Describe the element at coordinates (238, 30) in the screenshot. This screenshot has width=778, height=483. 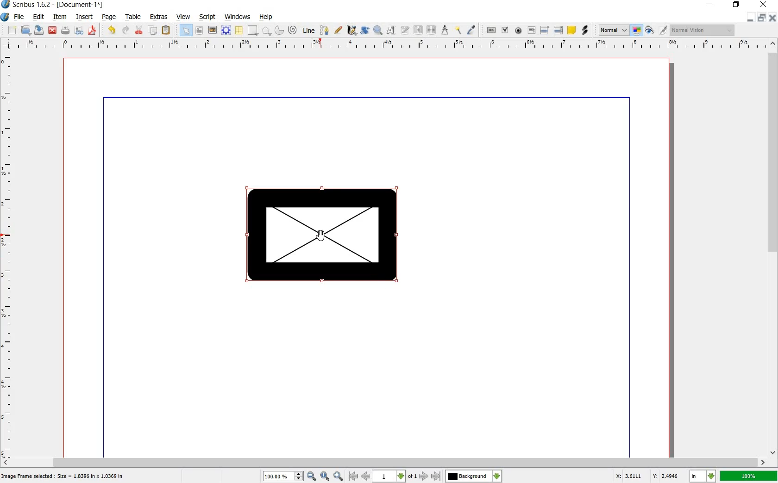
I see `table` at that location.